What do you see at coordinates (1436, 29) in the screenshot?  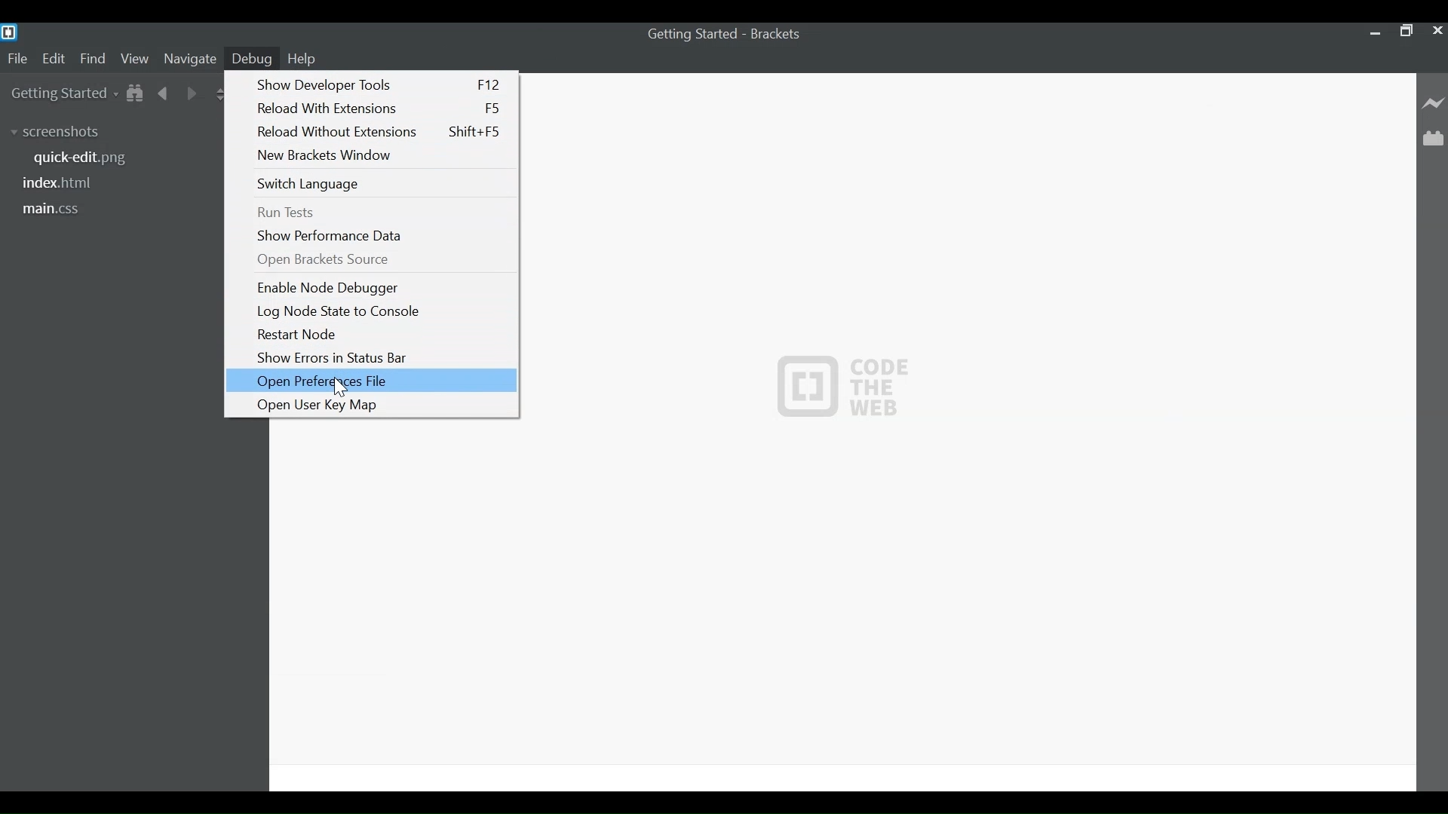 I see `Close` at bounding box center [1436, 29].